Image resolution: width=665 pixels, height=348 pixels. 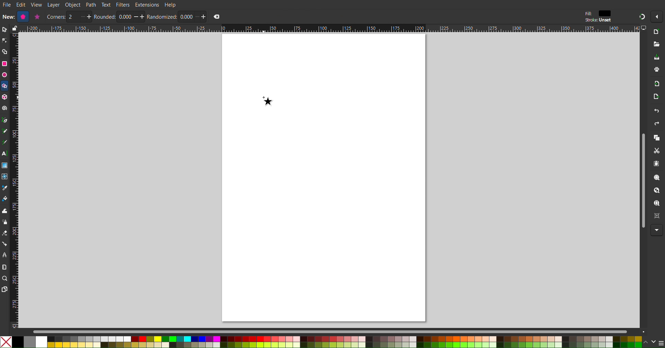 What do you see at coordinates (598, 20) in the screenshot?
I see `Stroke: Unset` at bounding box center [598, 20].